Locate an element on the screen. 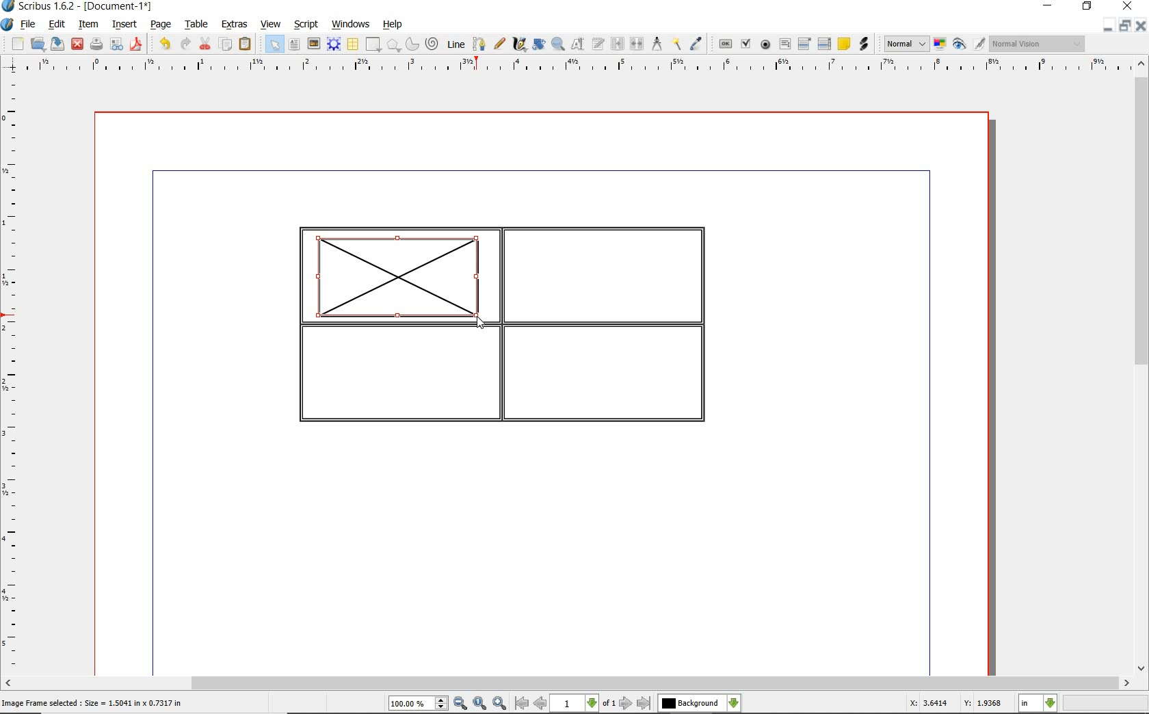 The width and height of the screenshot is (1149, 714). rotate item is located at coordinates (538, 45).